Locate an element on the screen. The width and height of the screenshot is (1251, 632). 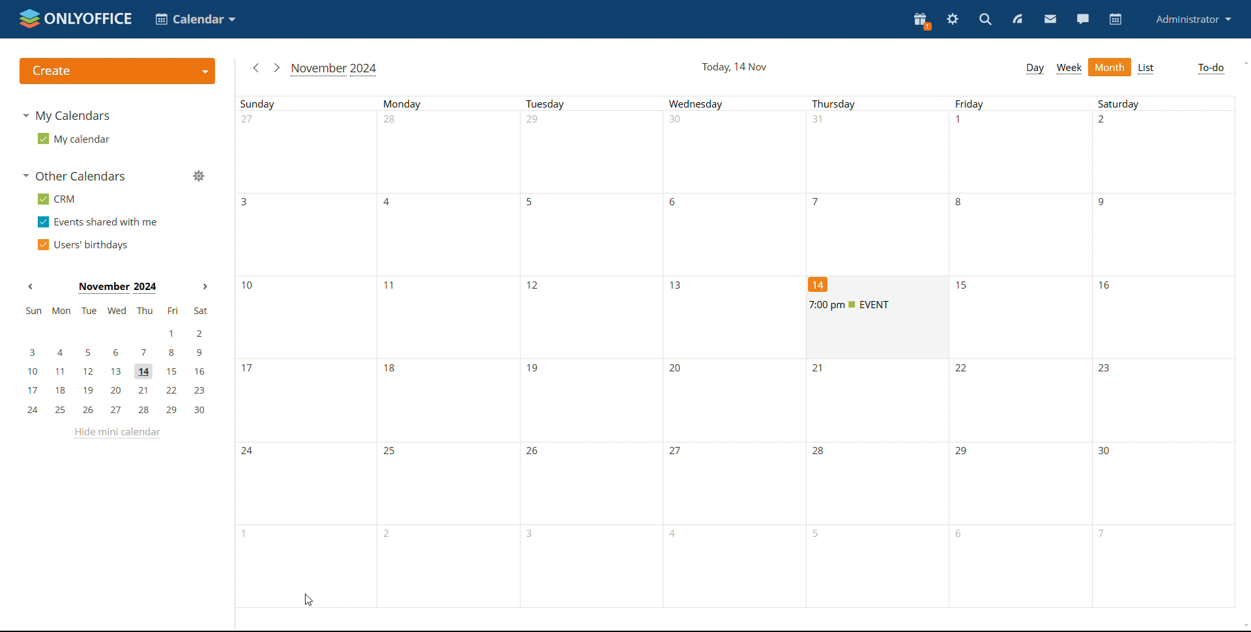
crm is located at coordinates (57, 199).